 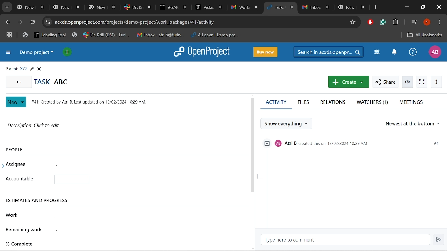 I want to click on Control your music, videos and more, so click(x=413, y=22).